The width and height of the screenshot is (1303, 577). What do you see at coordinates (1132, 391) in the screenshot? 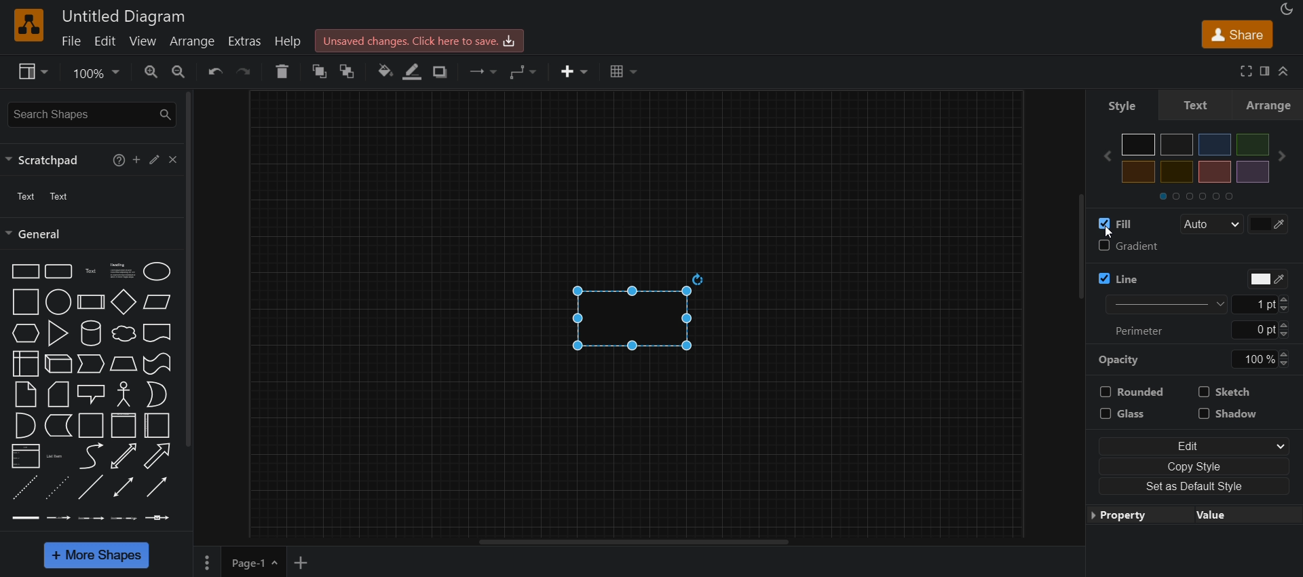
I see `rounded` at bounding box center [1132, 391].